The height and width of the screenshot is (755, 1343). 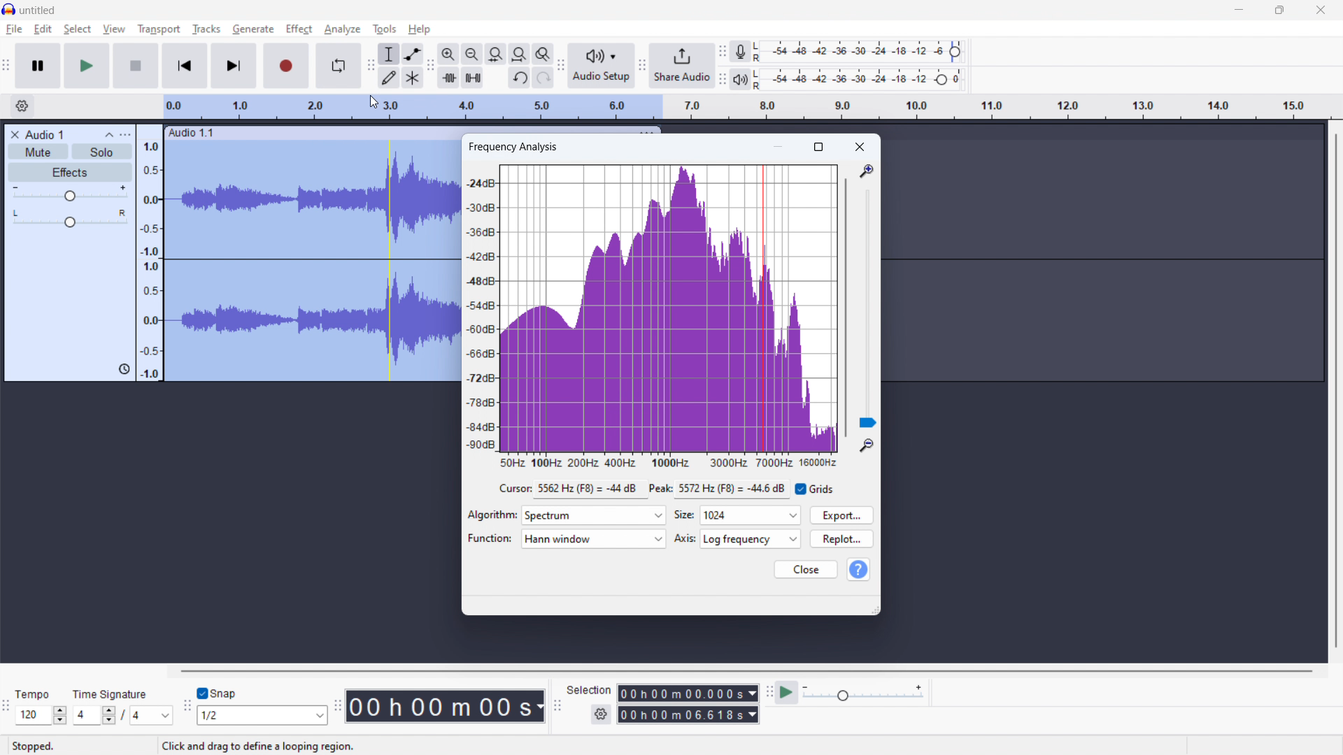 I want to click on playback meter toolbar, so click(x=721, y=80).